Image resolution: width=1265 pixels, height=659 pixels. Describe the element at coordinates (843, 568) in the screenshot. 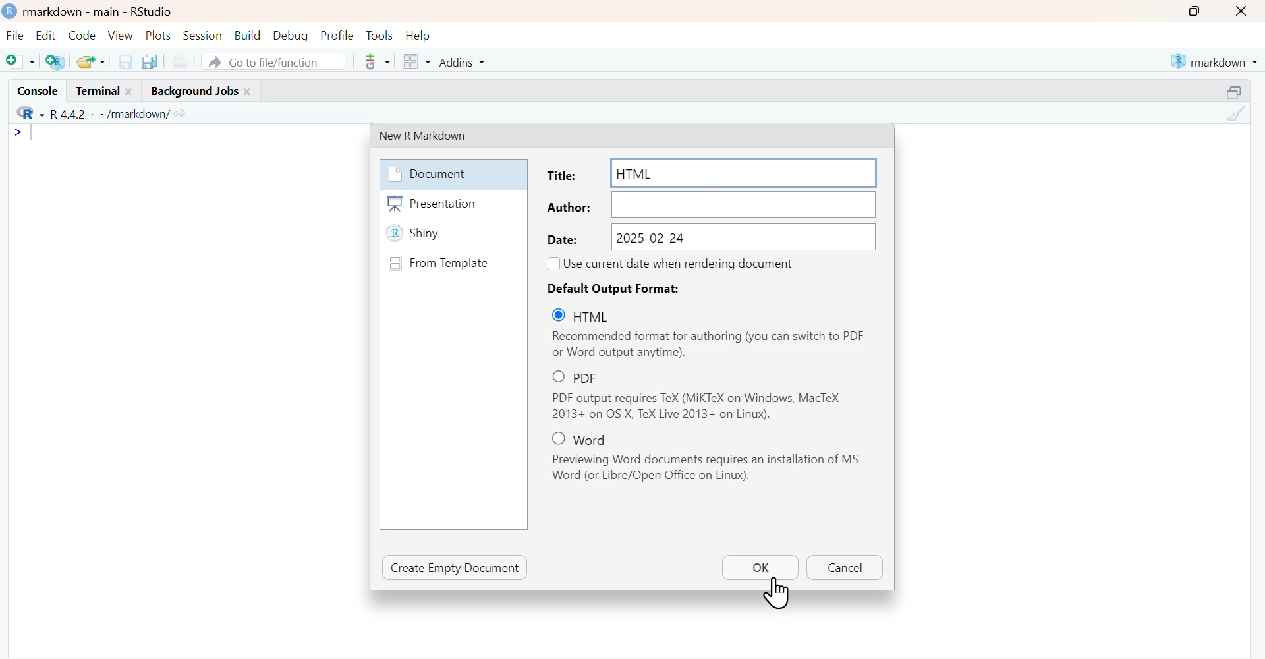

I see `Cancel` at that location.